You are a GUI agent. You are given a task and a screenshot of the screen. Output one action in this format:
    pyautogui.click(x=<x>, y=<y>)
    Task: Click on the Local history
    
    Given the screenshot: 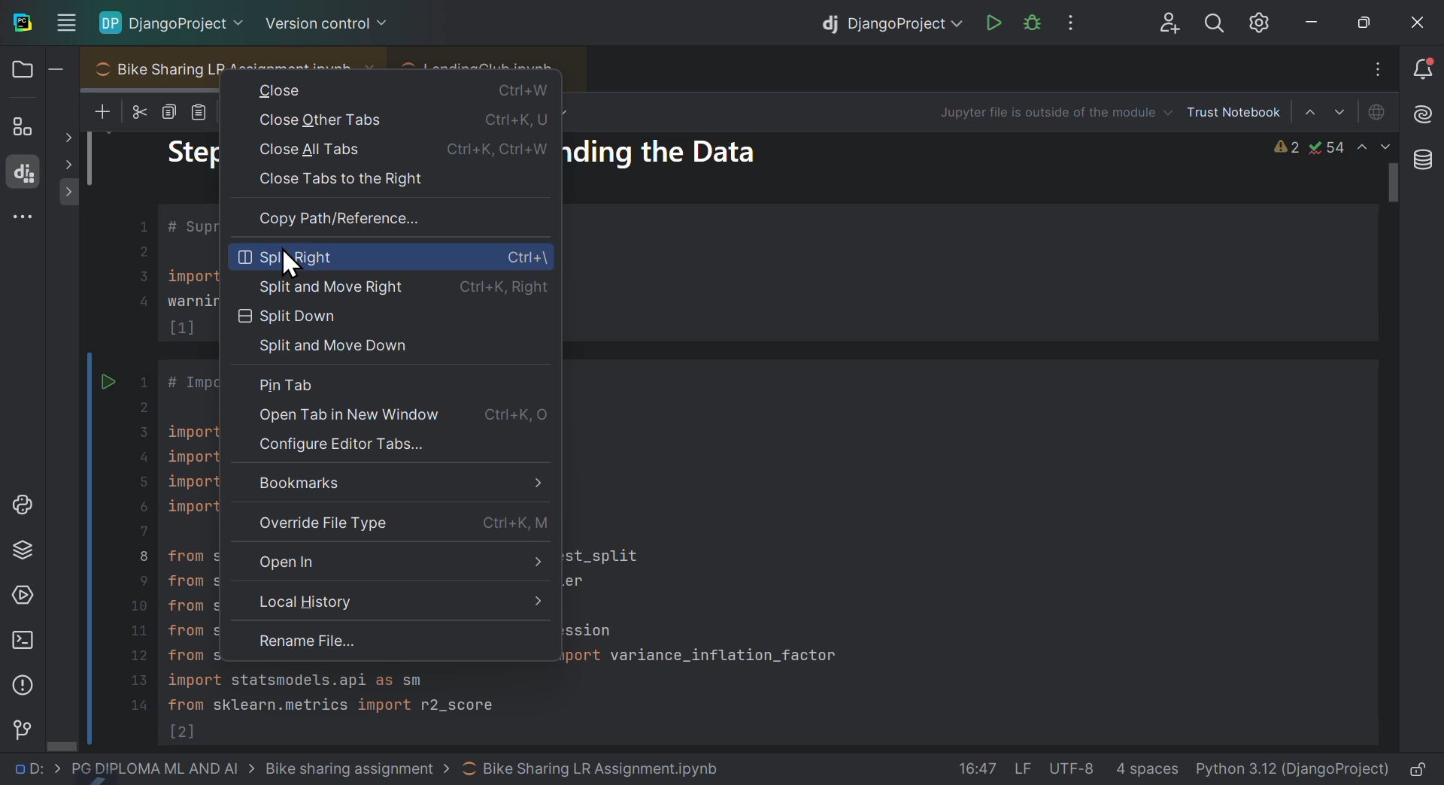 What is the action you would take?
    pyautogui.click(x=403, y=604)
    